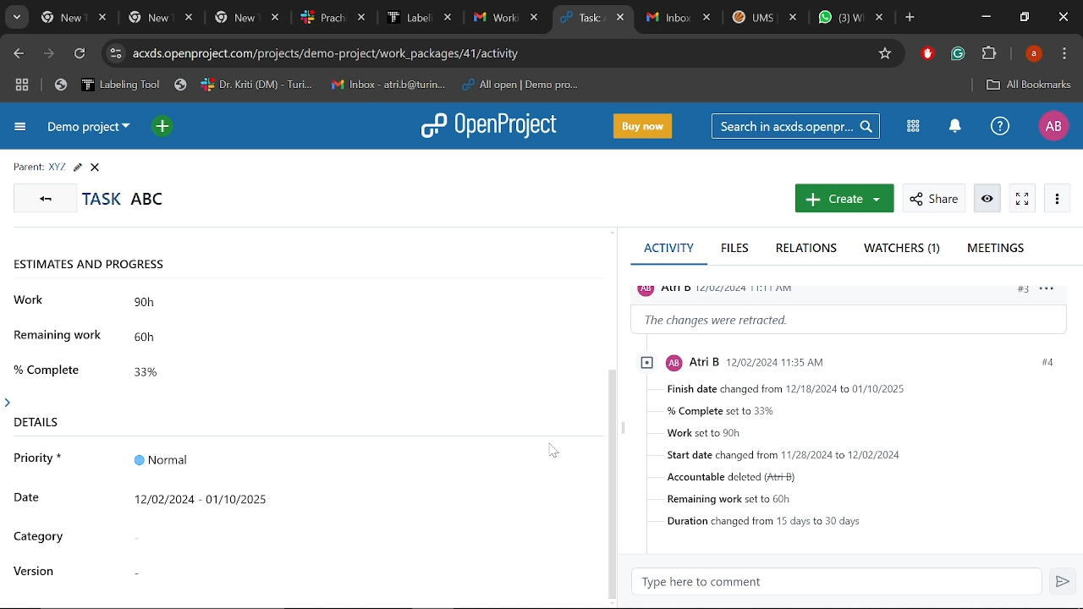 The image size is (1083, 609). What do you see at coordinates (15, 18) in the screenshot?
I see `Search tabs` at bounding box center [15, 18].